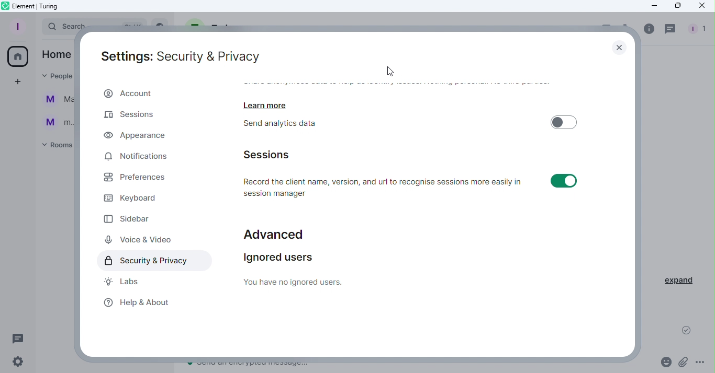 The width and height of the screenshot is (715, 373). Describe the element at coordinates (562, 181) in the screenshot. I see `Toggle` at that location.